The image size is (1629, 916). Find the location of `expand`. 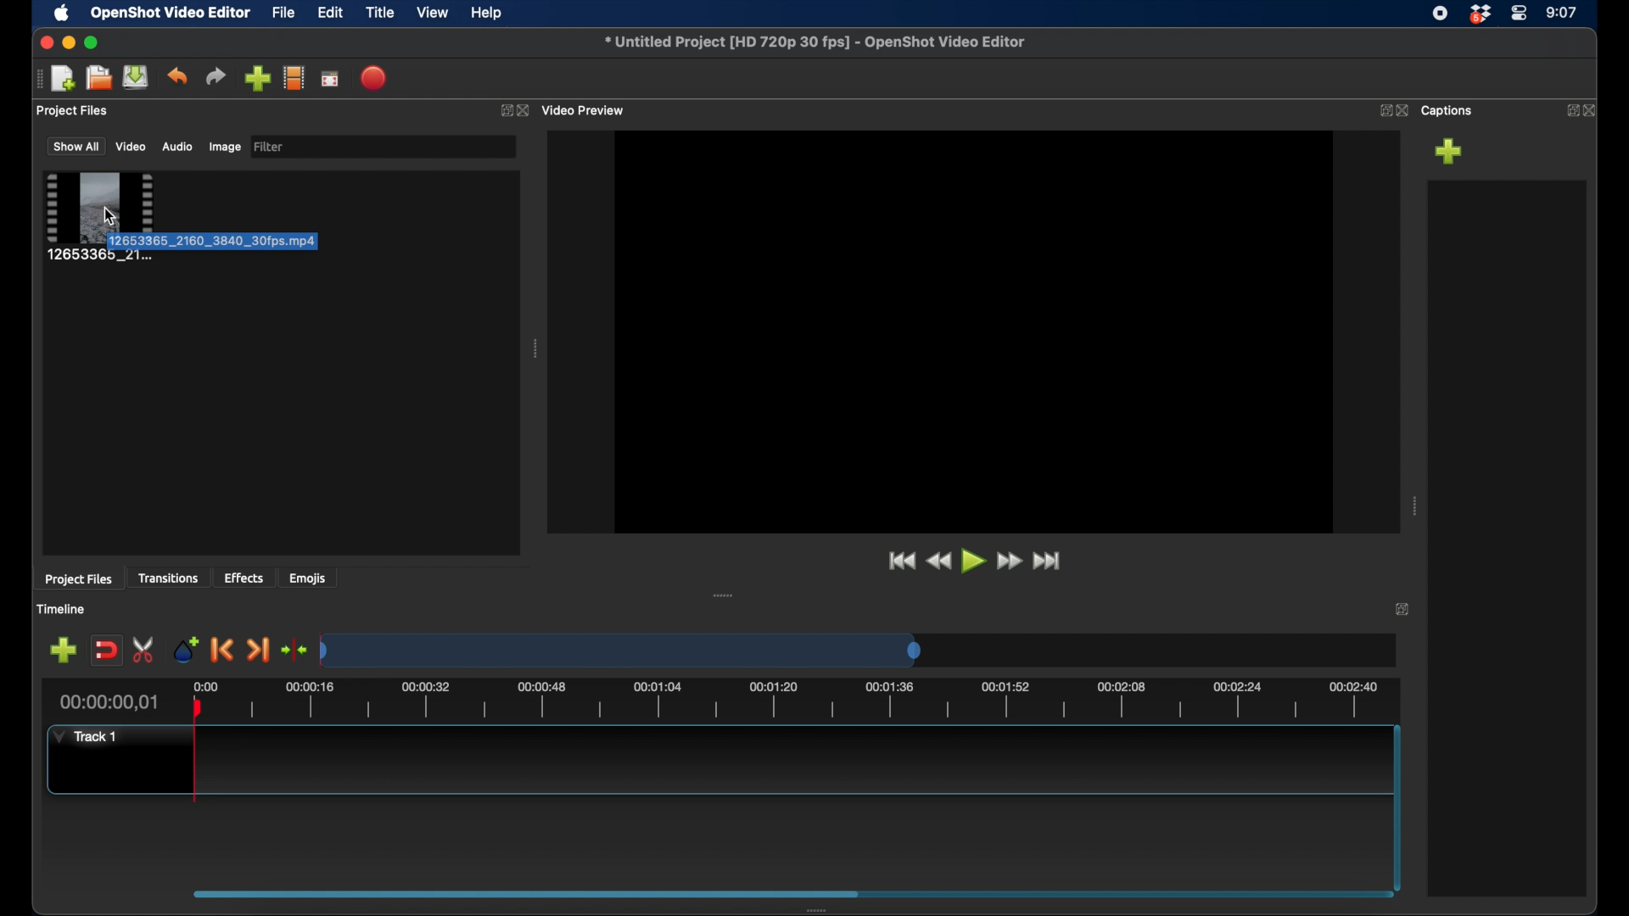

expand is located at coordinates (1568, 109).